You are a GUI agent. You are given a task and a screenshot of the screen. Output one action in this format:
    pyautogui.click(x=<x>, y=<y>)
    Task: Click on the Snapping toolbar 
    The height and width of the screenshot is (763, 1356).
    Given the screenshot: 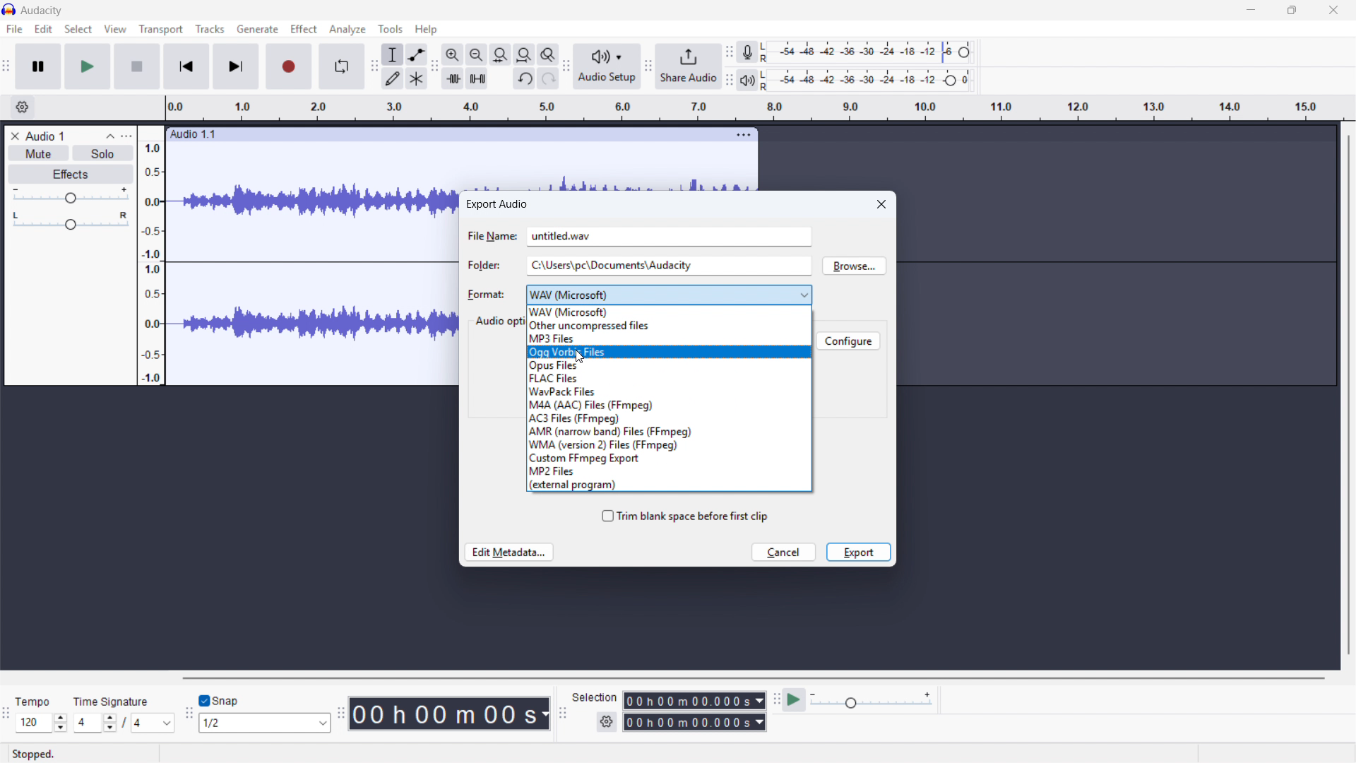 What is the action you would take?
    pyautogui.click(x=189, y=713)
    